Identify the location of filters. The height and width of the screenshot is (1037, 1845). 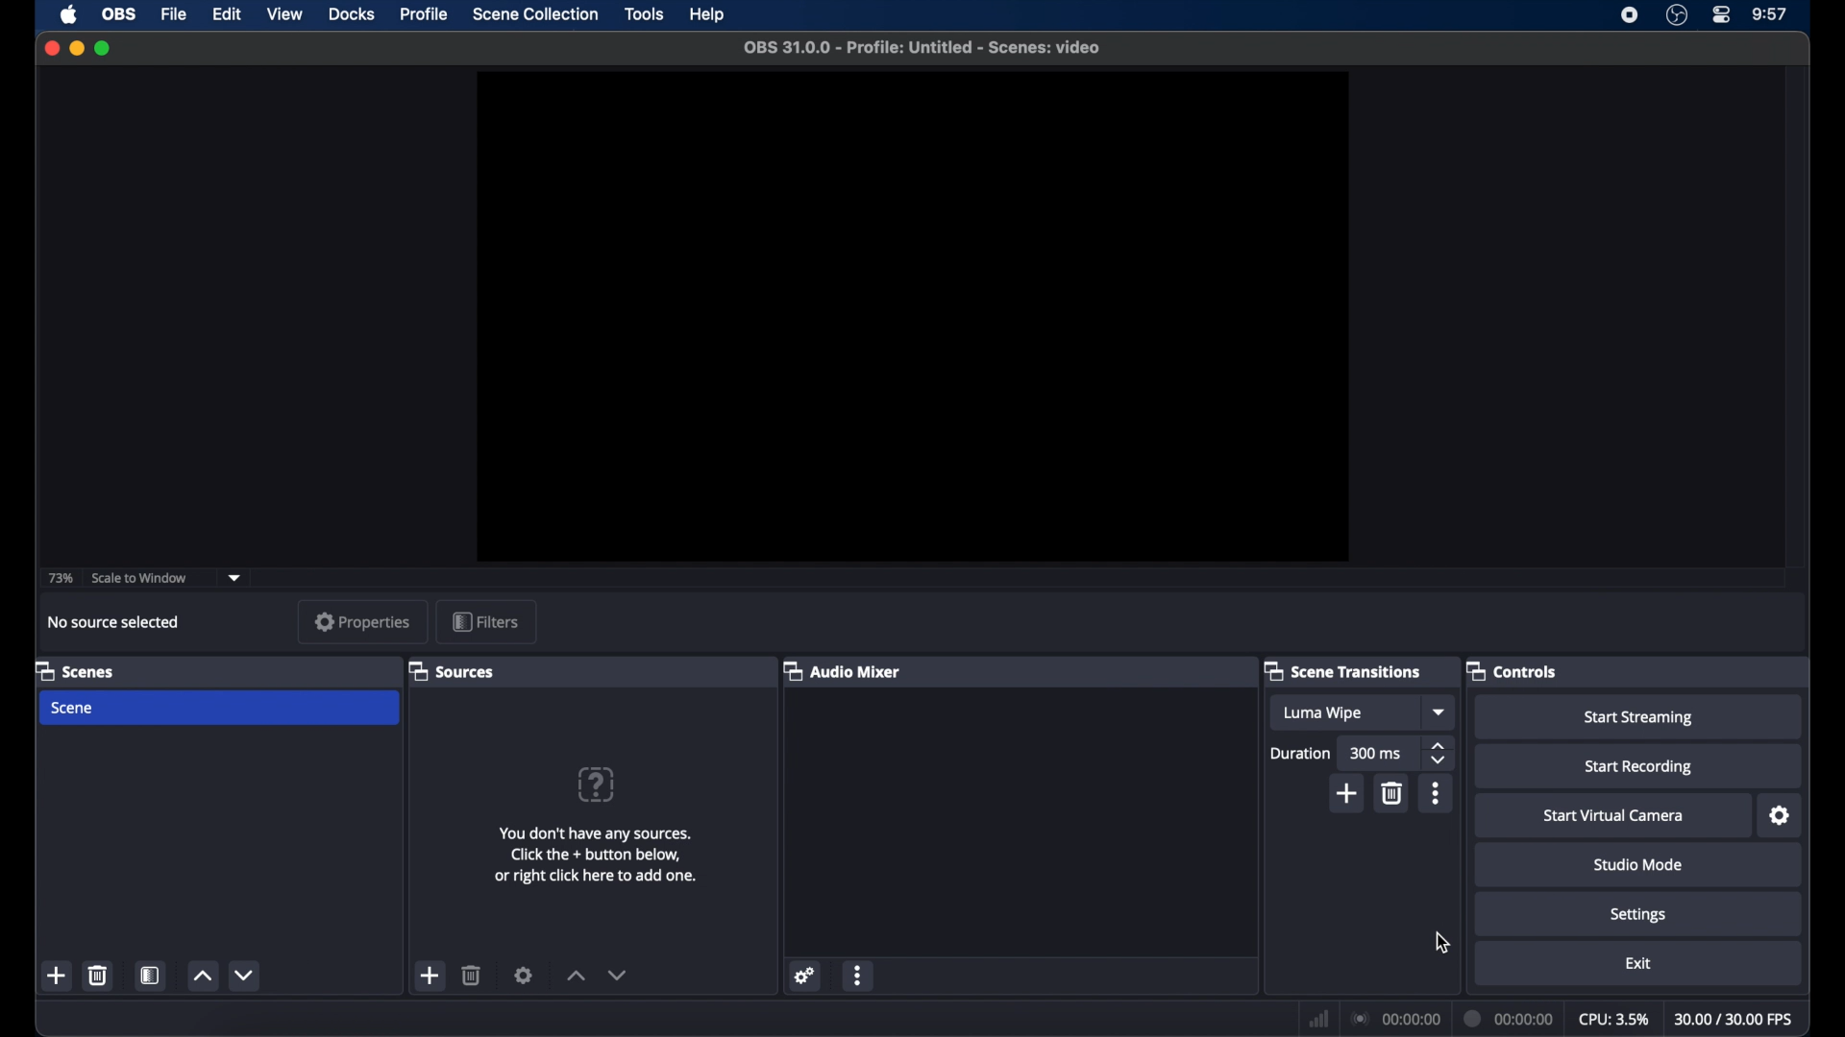
(485, 621).